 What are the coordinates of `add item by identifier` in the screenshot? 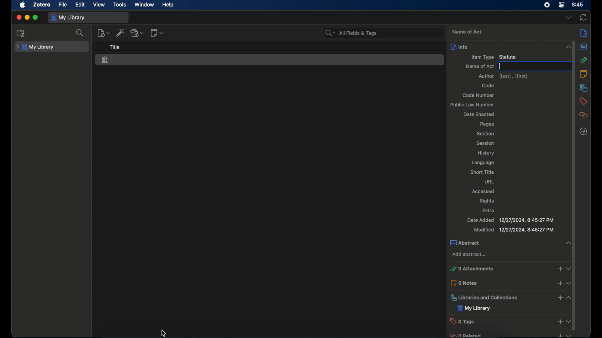 It's located at (121, 33).